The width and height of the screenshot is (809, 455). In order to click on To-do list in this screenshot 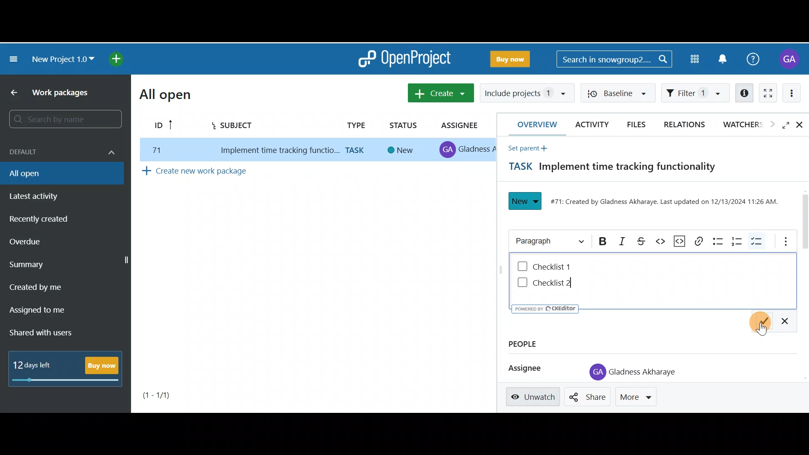, I will do `click(759, 240)`.